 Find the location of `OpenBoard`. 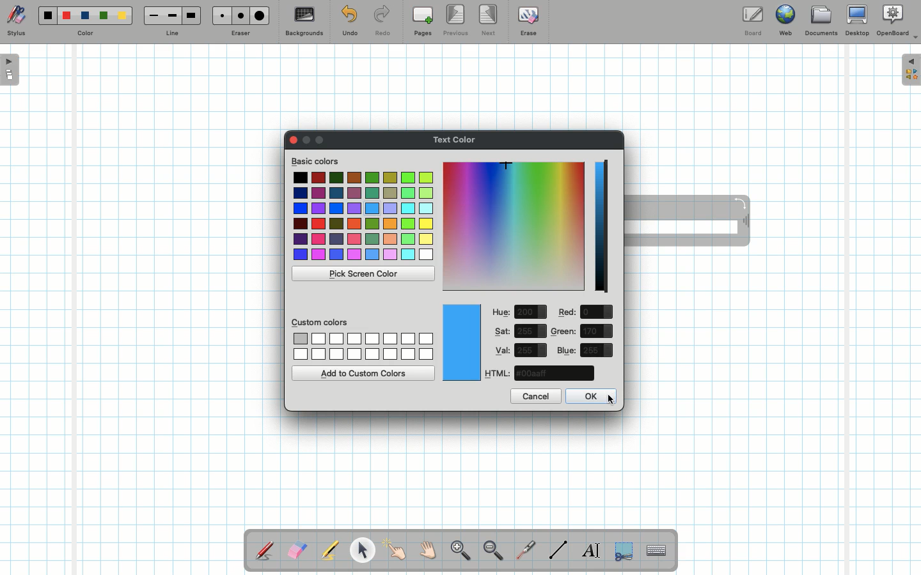

OpenBoard is located at coordinates (897, 20).